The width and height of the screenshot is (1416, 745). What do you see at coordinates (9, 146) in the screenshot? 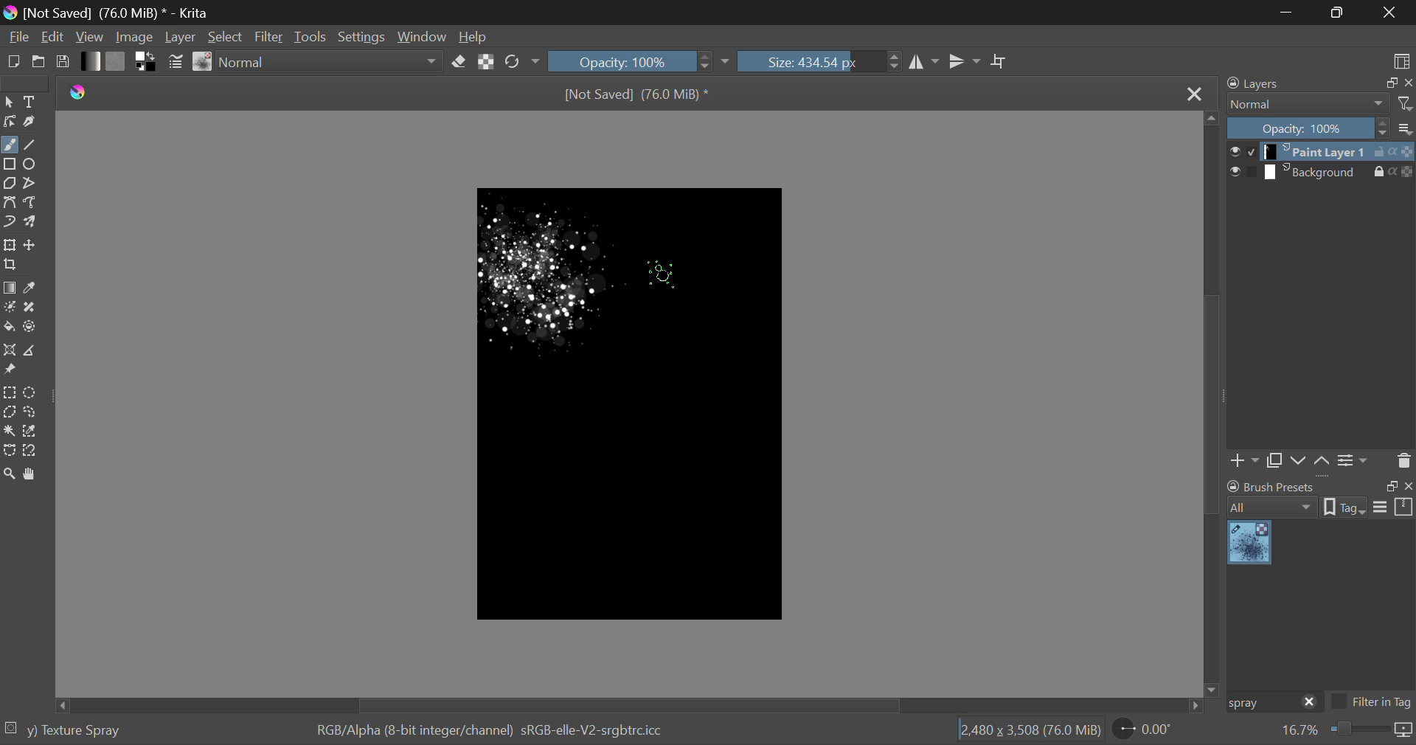
I see `Freehand Paintbrush selected` at bounding box center [9, 146].